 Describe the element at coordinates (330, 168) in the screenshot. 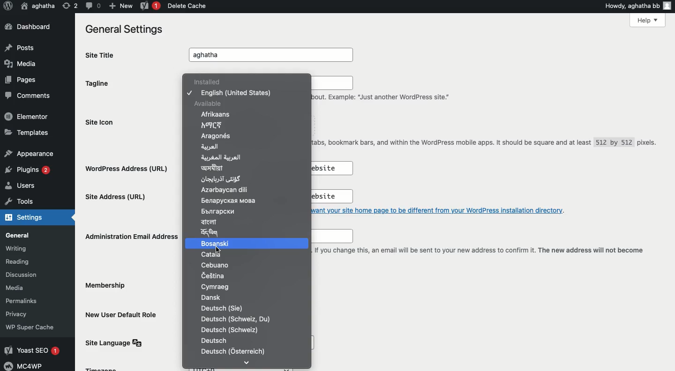

I see `http://localhost :8888/aghathawebsite` at that location.